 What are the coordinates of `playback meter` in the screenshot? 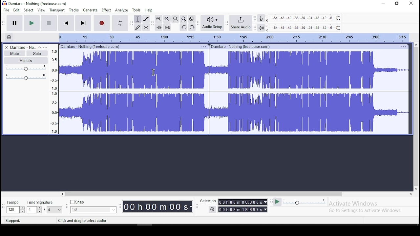 It's located at (261, 28).